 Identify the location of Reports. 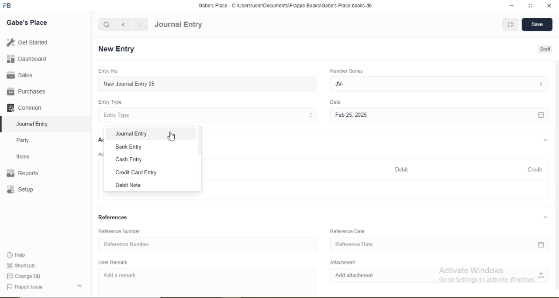
(27, 173).